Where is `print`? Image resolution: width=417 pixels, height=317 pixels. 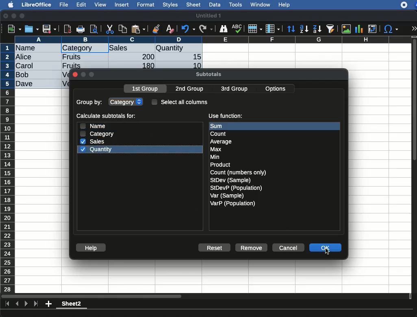
print is located at coordinates (80, 29).